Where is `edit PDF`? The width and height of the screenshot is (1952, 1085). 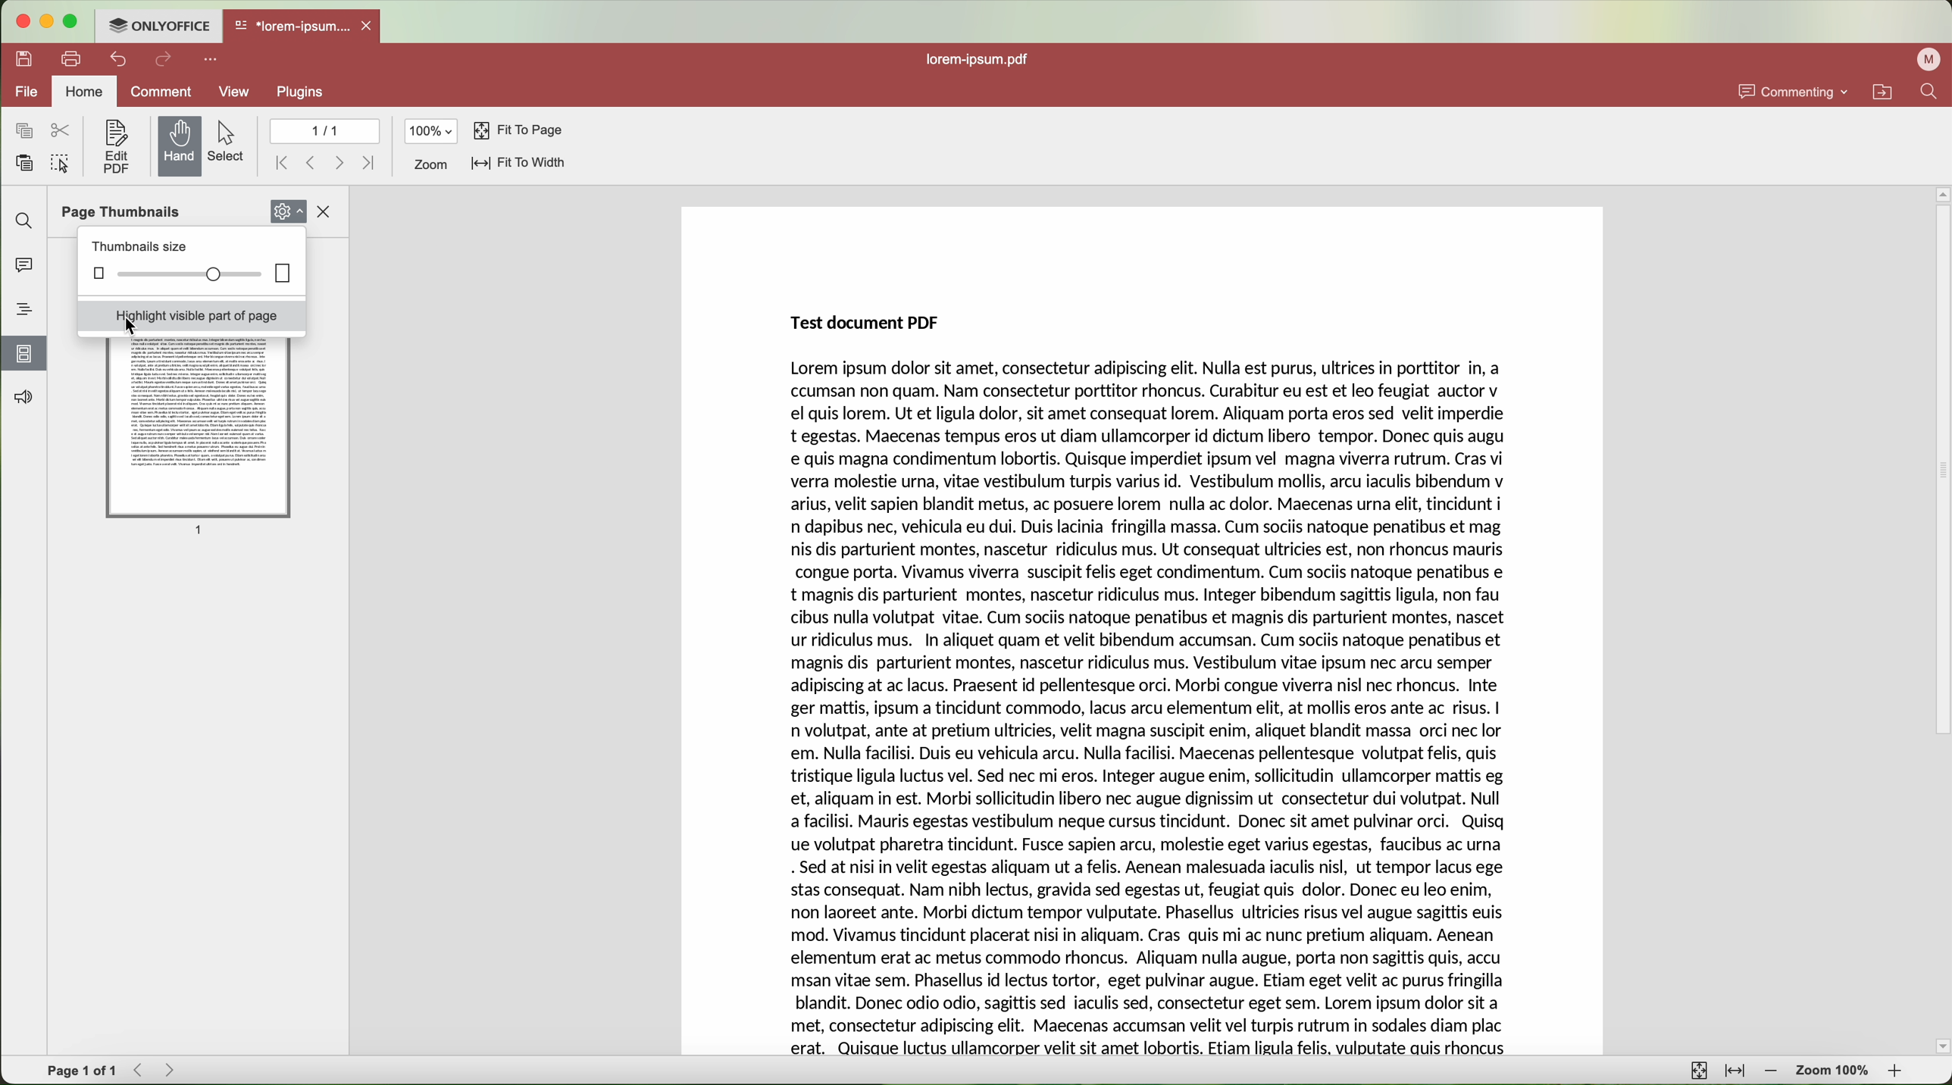 edit PDF is located at coordinates (113, 145).